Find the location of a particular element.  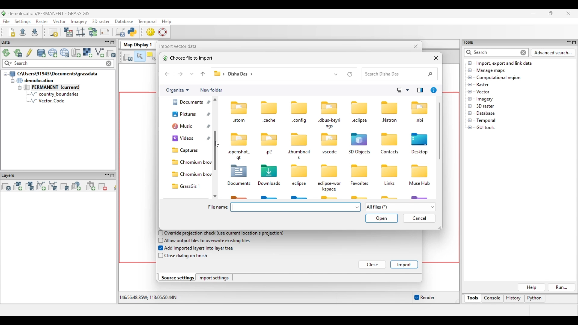

Save and open inputs is located at coordinates (381, 219).